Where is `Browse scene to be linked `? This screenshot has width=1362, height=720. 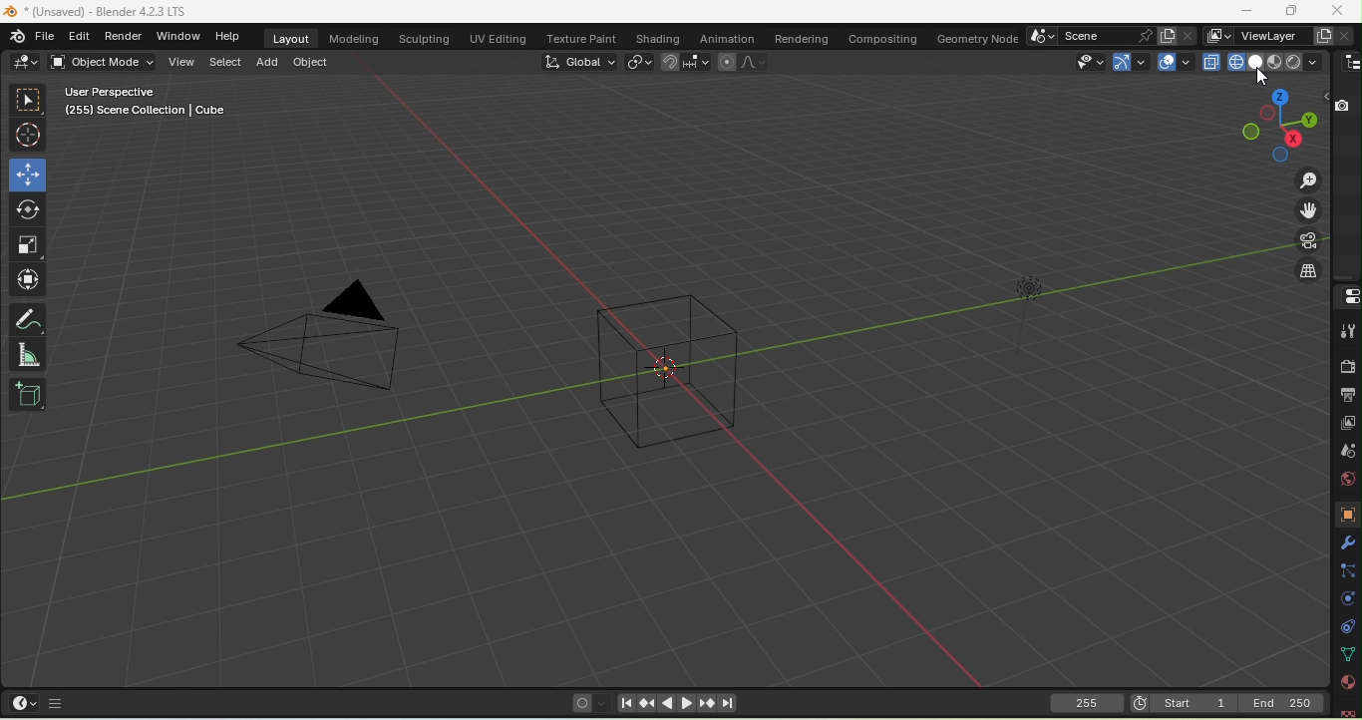
Browse scene to be linked  is located at coordinates (1043, 36).